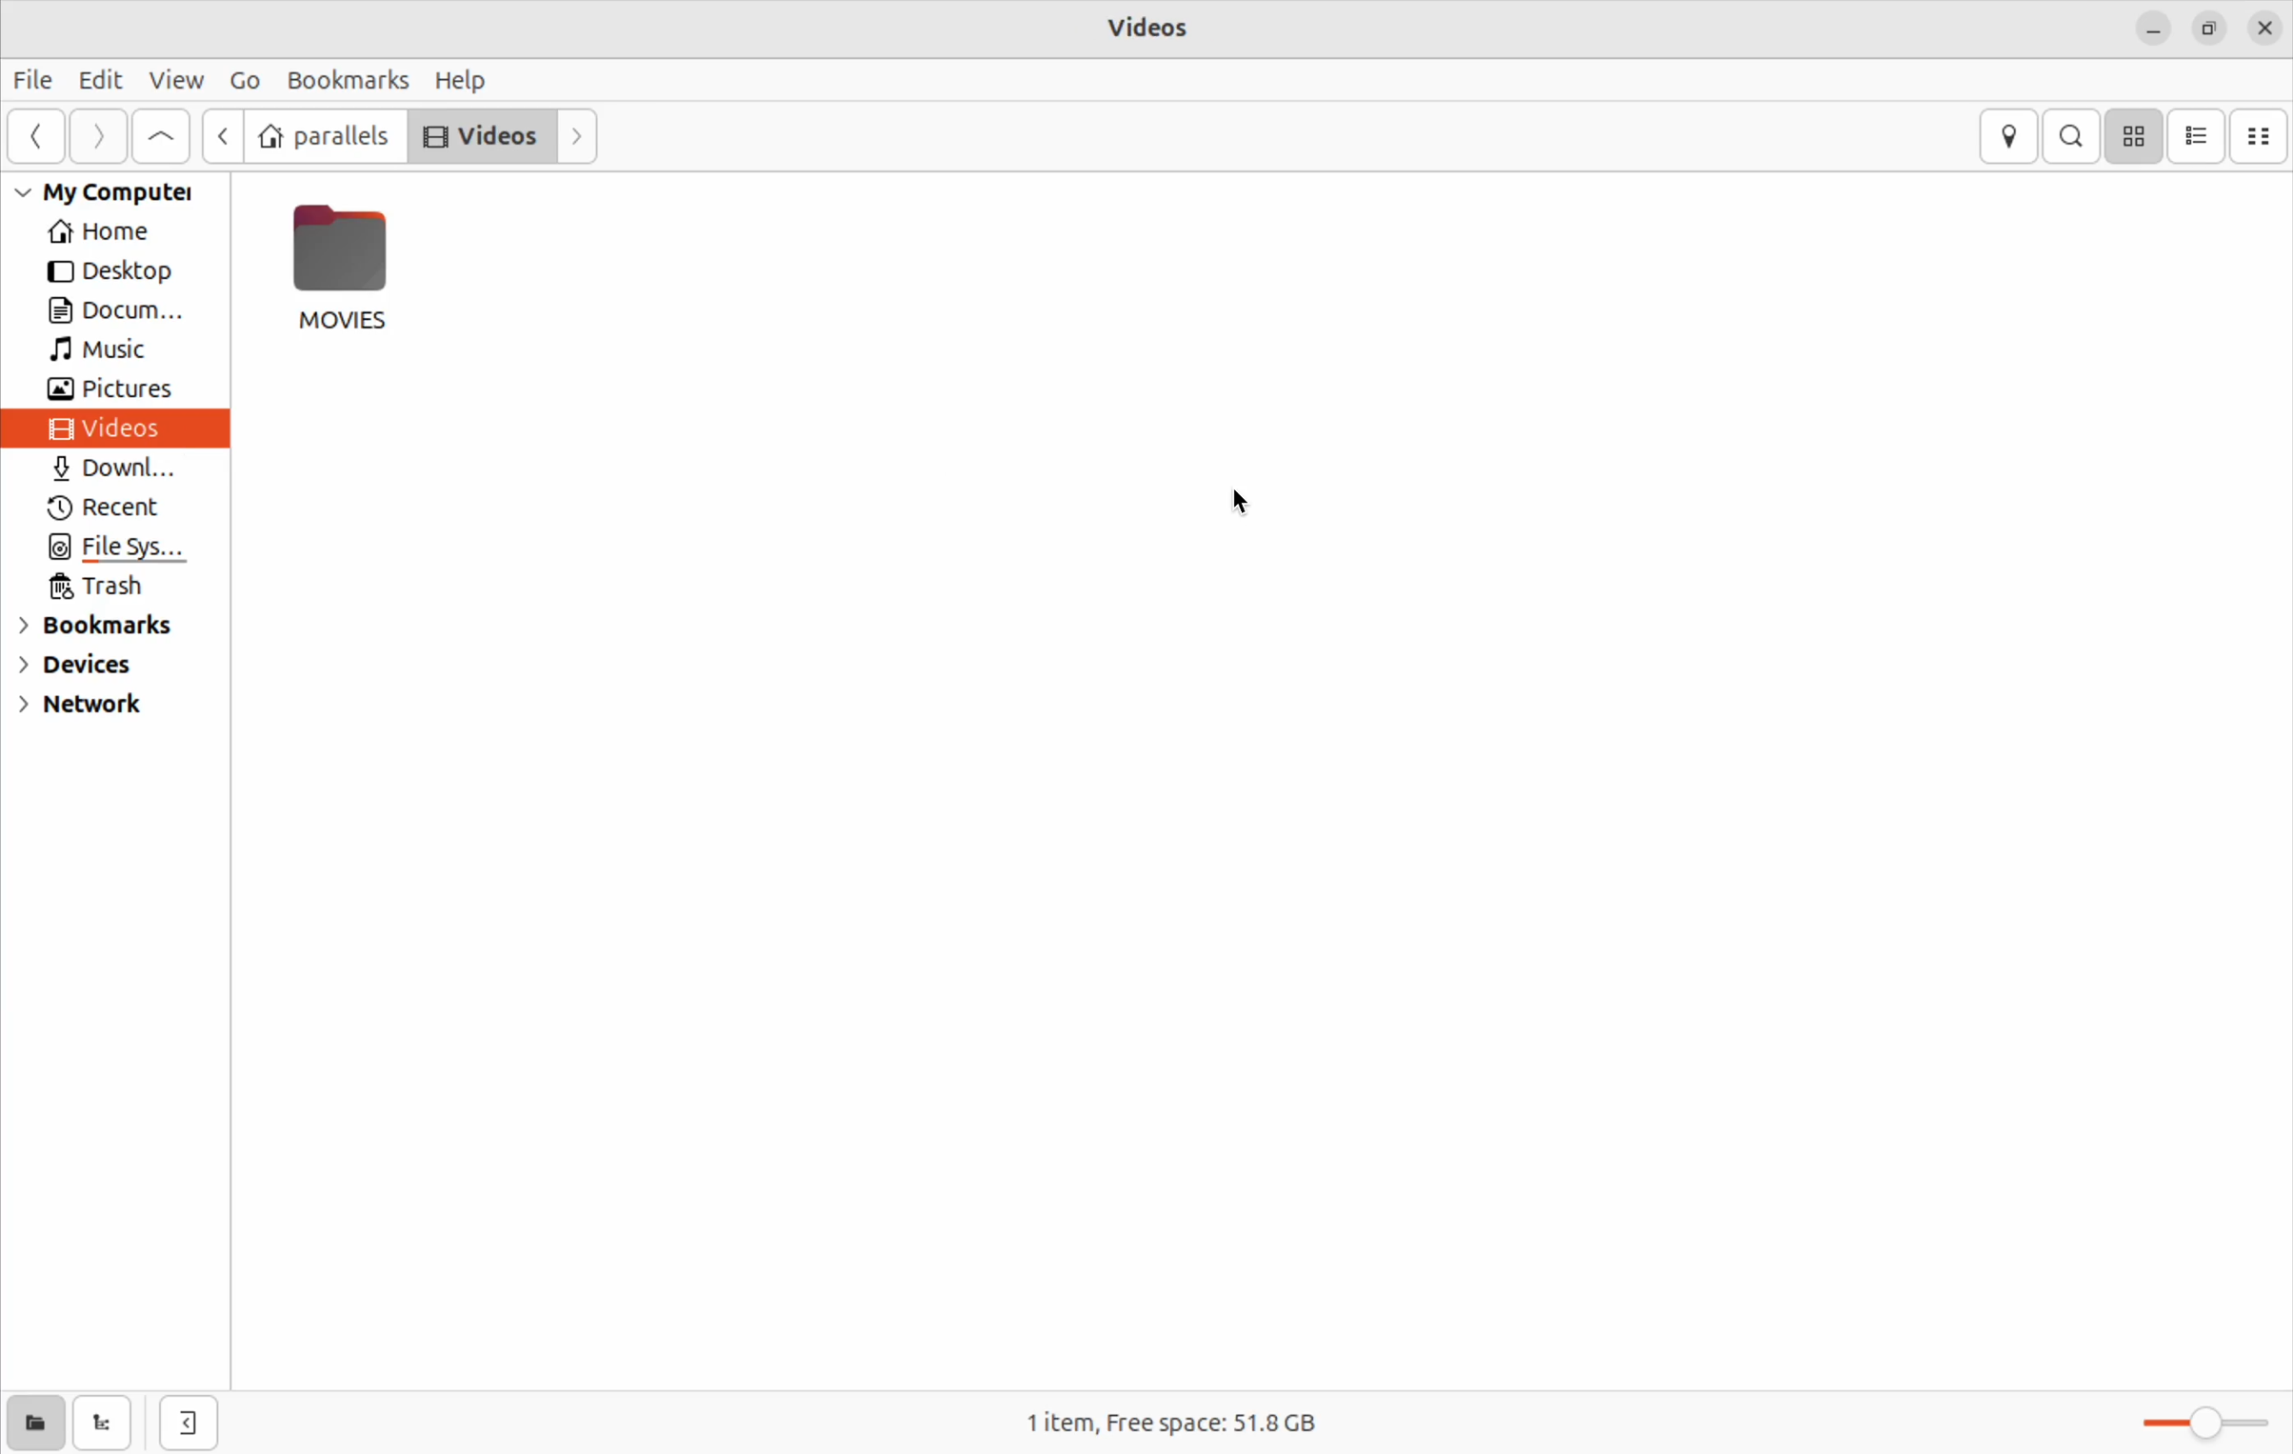  Describe the element at coordinates (2133, 134) in the screenshot. I see `icons` at that location.